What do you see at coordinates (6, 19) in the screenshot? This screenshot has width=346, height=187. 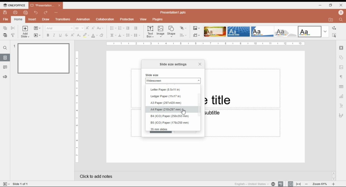 I see `file` at bounding box center [6, 19].